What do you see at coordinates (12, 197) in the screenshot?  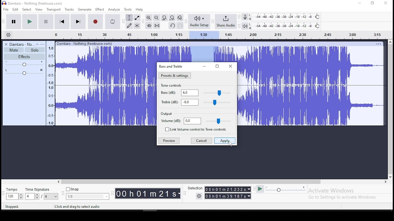 I see `120` at bounding box center [12, 197].